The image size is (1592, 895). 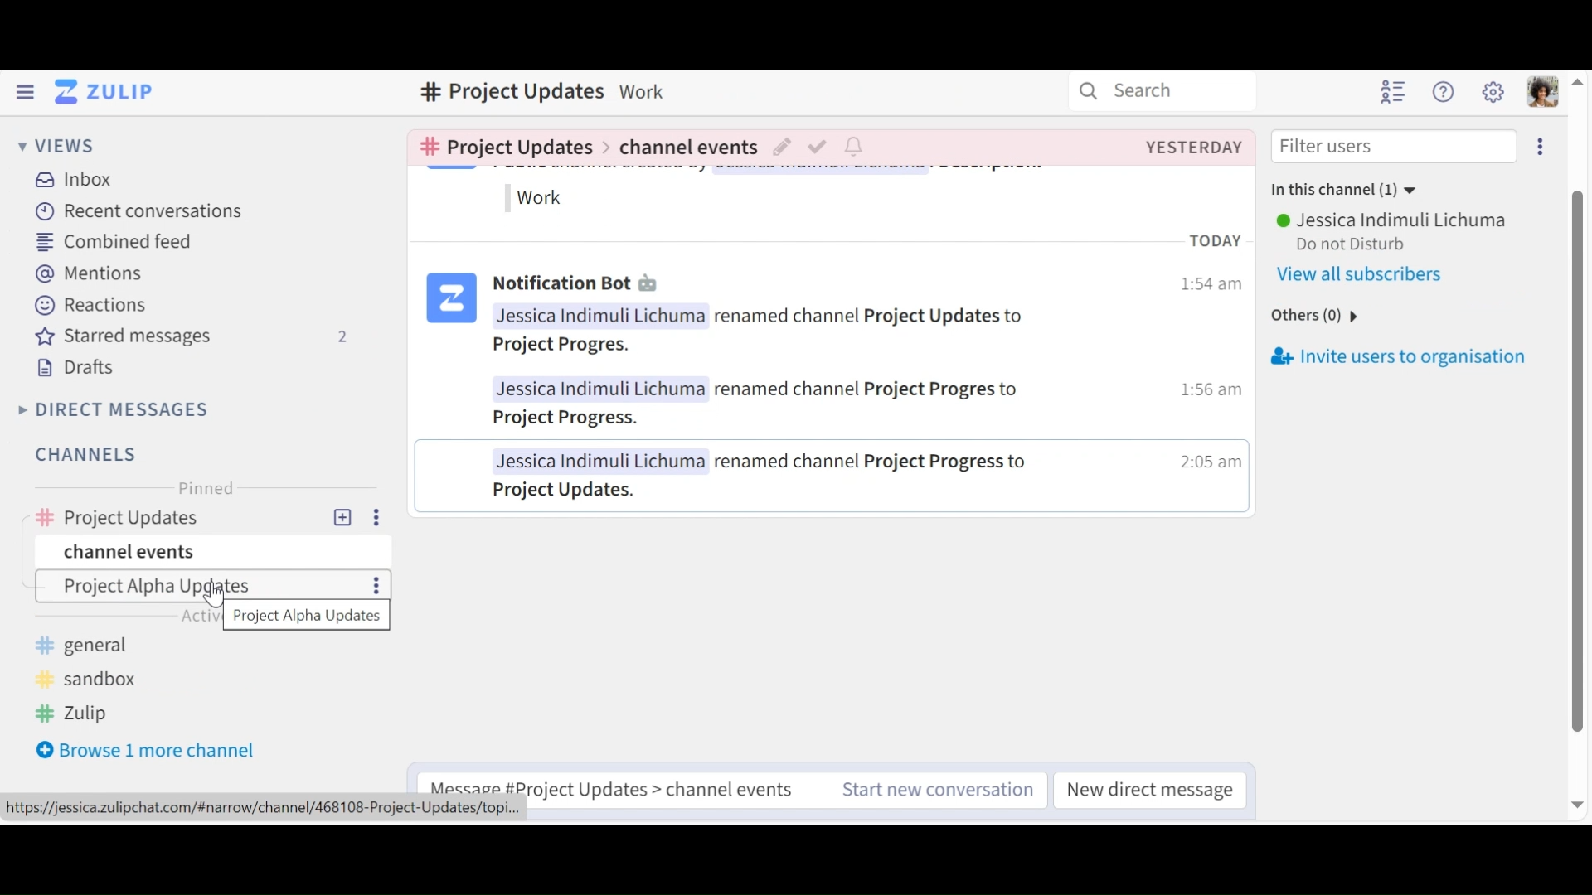 What do you see at coordinates (94, 644) in the screenshot?
I see `general` at bounding box center [94, 644].